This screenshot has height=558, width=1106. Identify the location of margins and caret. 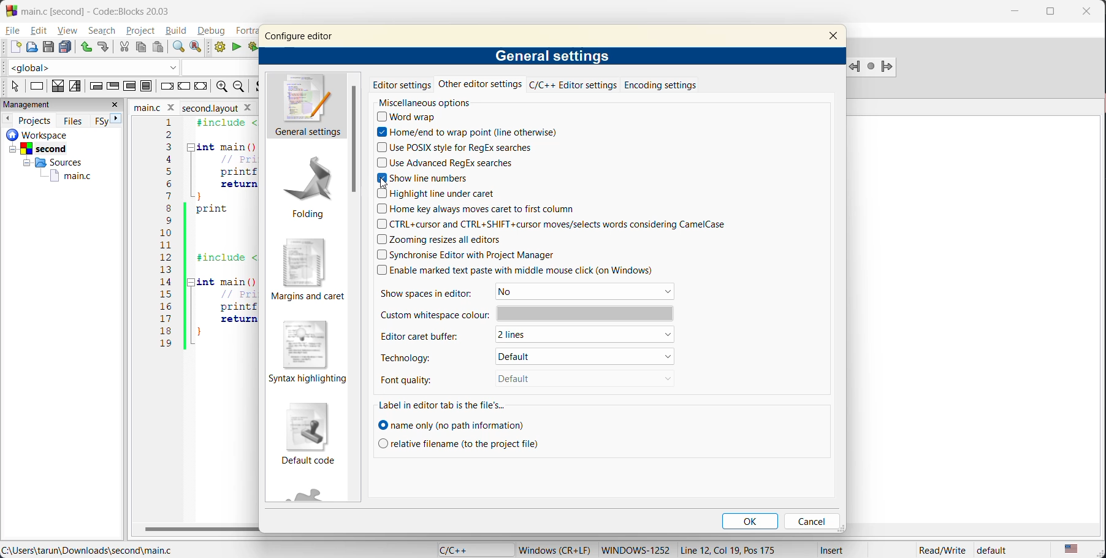
(308, 269).